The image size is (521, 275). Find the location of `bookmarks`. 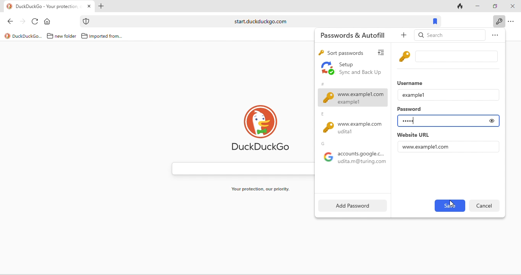

bookmarks is located at coordinates (436, 21).